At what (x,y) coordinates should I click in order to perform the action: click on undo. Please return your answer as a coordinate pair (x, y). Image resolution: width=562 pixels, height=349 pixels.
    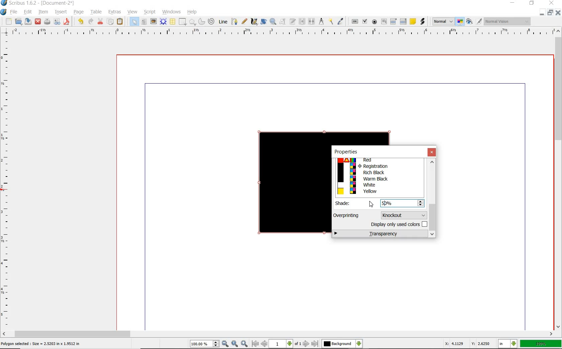
    Looking at the image, I should click on (81, 22).